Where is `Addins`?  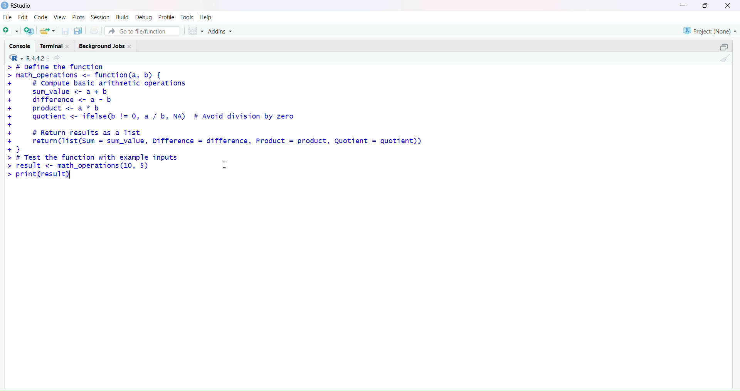 Addins is located at coordinates (221, 32).